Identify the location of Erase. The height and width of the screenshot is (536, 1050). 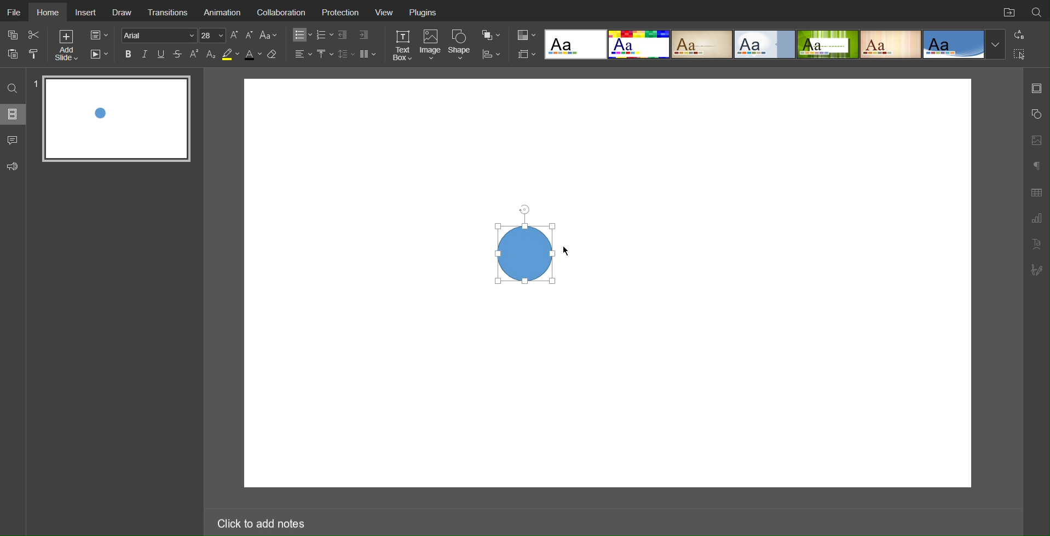
(274, 55).